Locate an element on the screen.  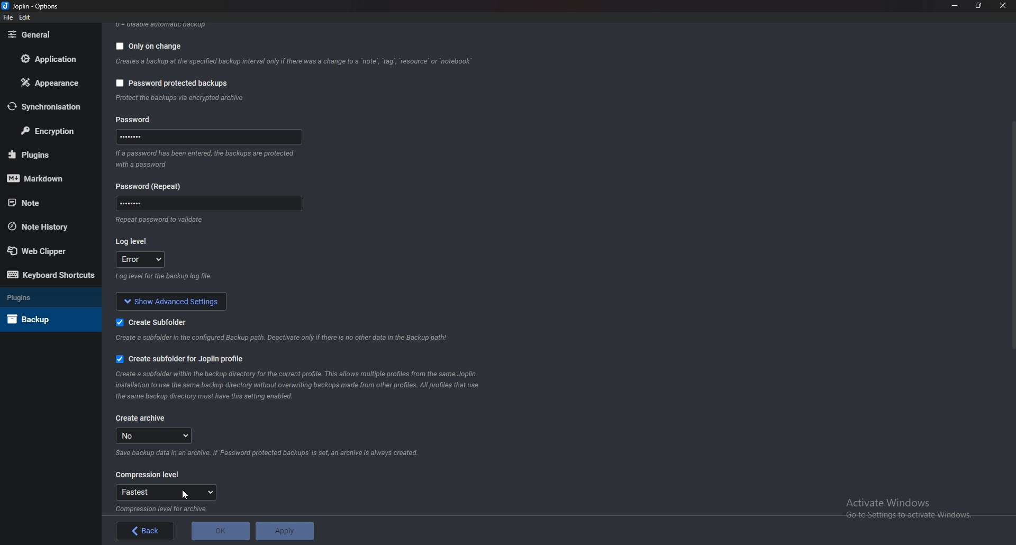
note is located at coordinates (43, 203).